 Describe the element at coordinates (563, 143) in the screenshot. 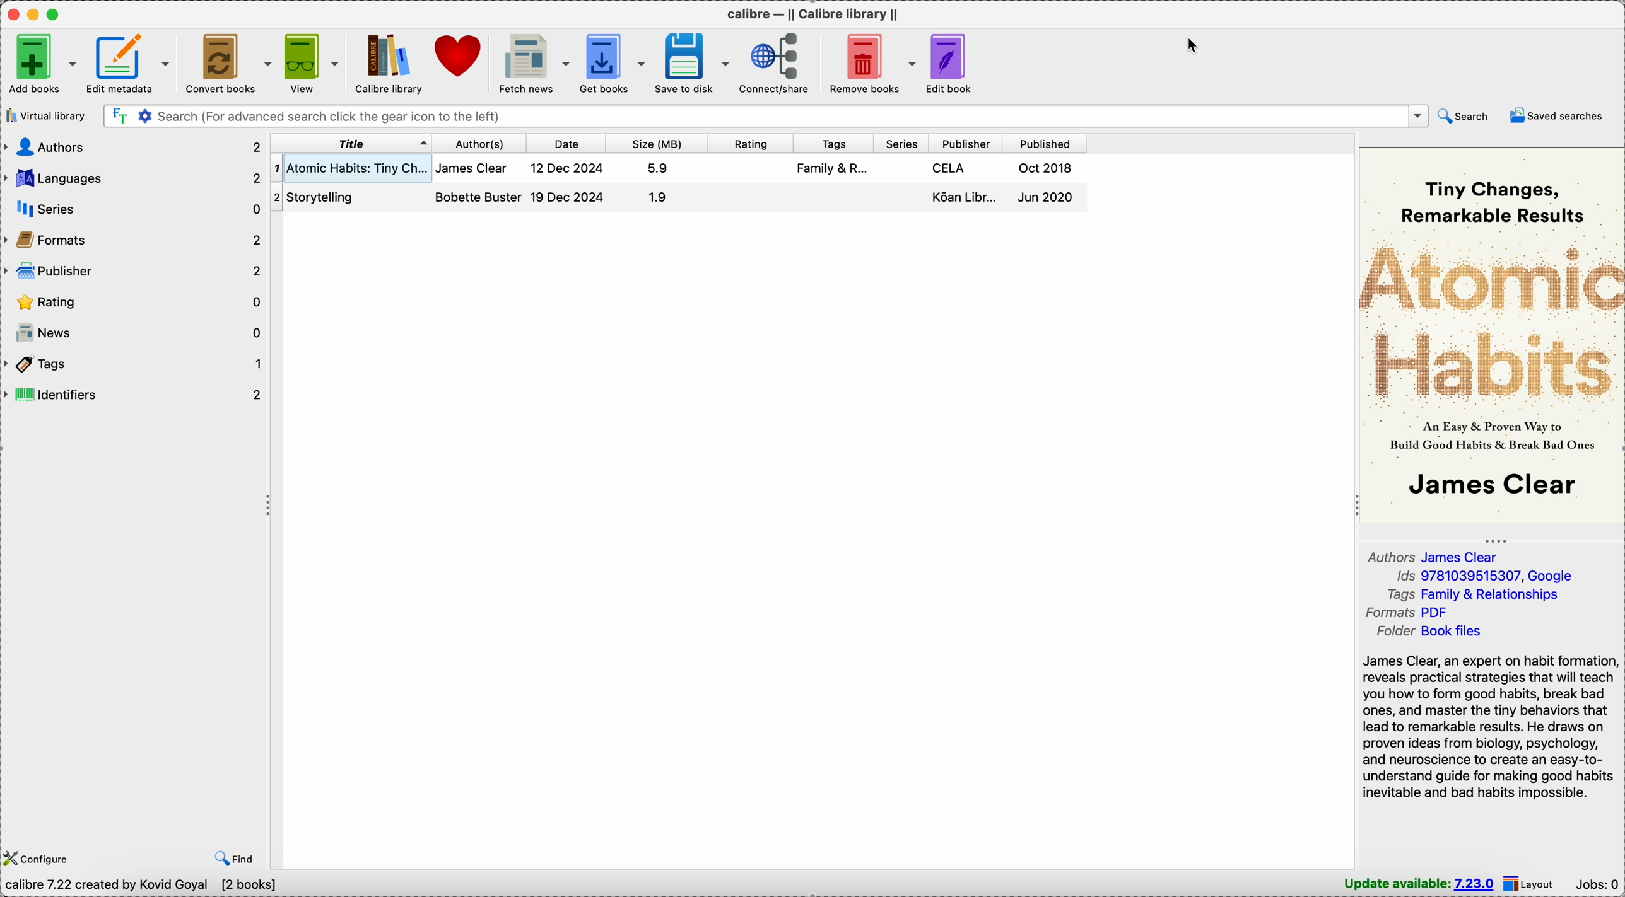

I see `date` at that location.